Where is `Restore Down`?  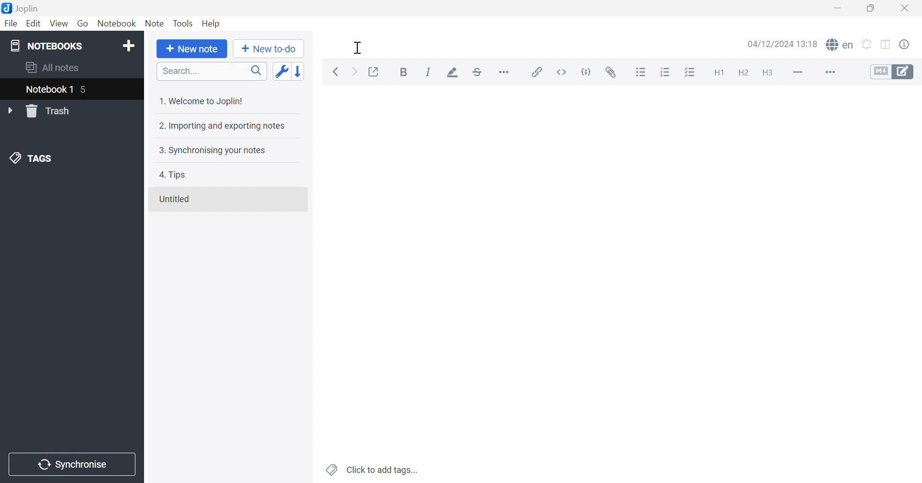 Restore Down is located at coordinates (872, 11).